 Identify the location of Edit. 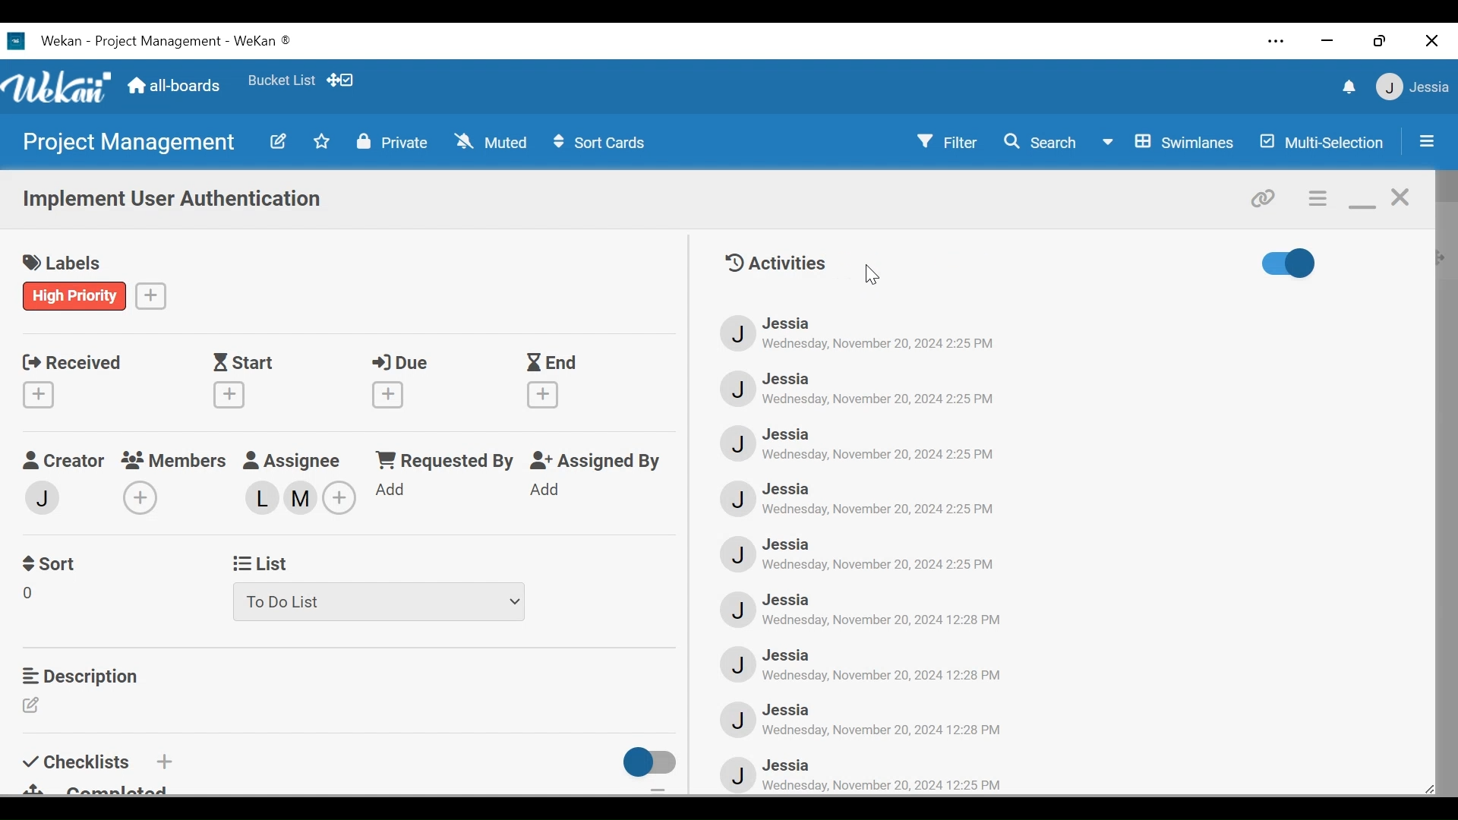
(36, 708).